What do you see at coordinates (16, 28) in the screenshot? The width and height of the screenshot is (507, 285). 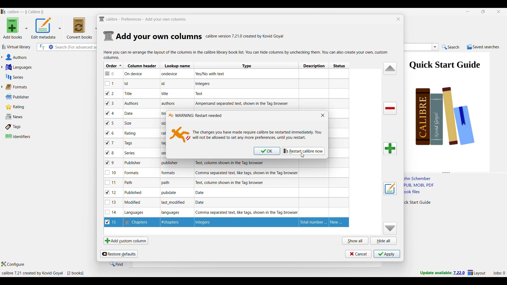 I see `Add book options` at bounding box center [16, 28].